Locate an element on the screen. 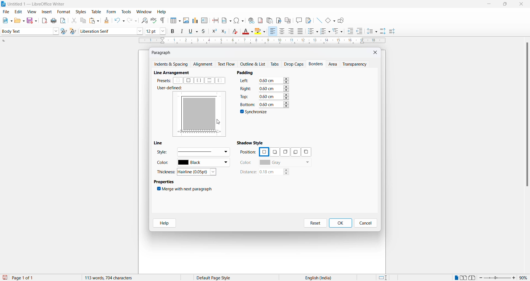 The height and width of the screenshot is (281, 530). styles is located at coordinates (81, 11).